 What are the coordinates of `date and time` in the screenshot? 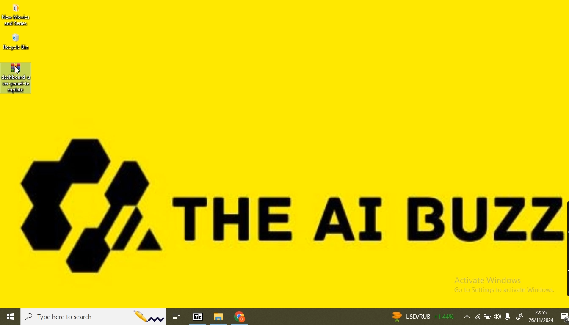 It's located at (541, 317).